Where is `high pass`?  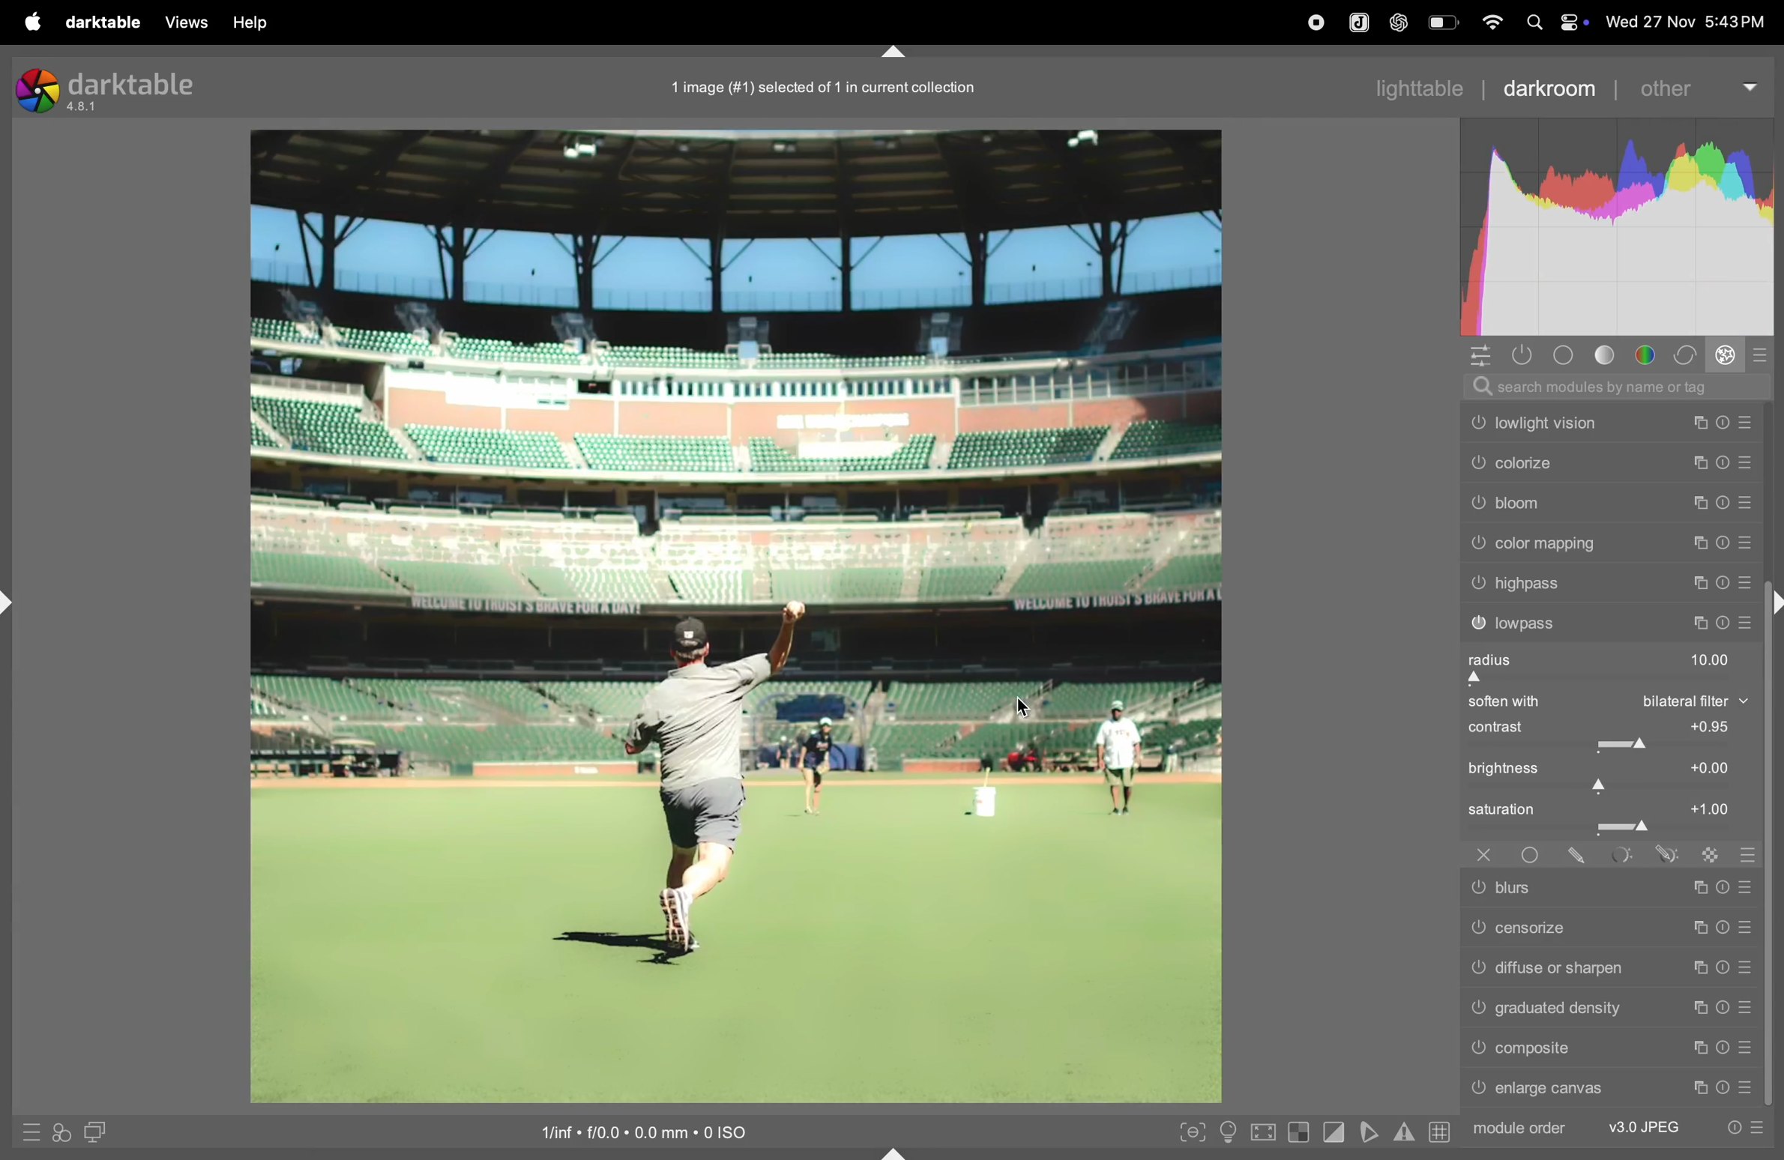
high pass is located at coordinates (1608, 583).